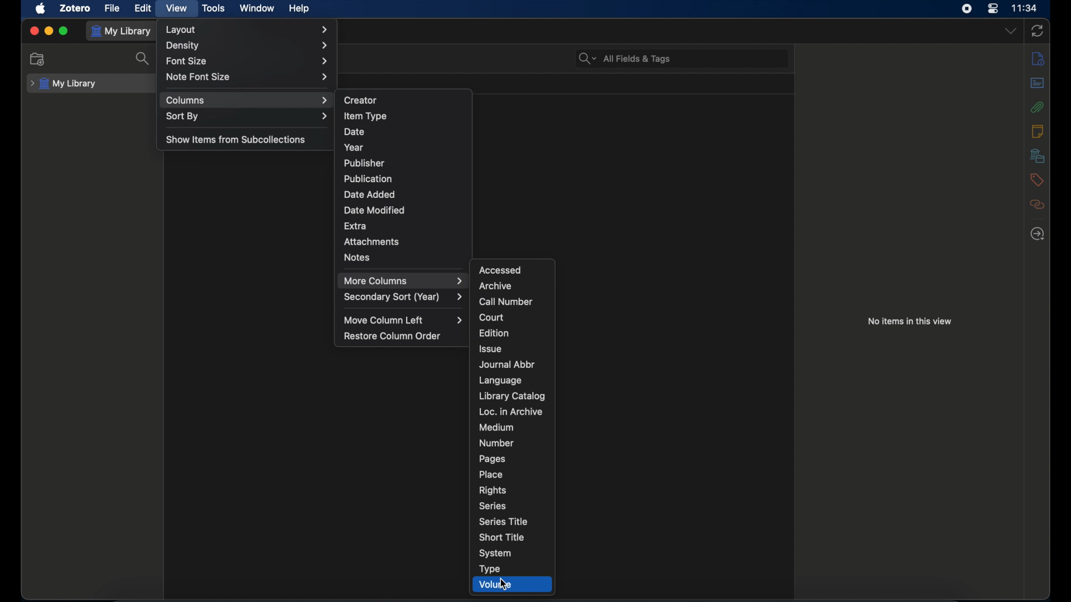 Image resolution: width=1071 pixels, height=602 pixels. Describe the element at coordinates (496, 443) in the screenshot. I see `number` at that location.